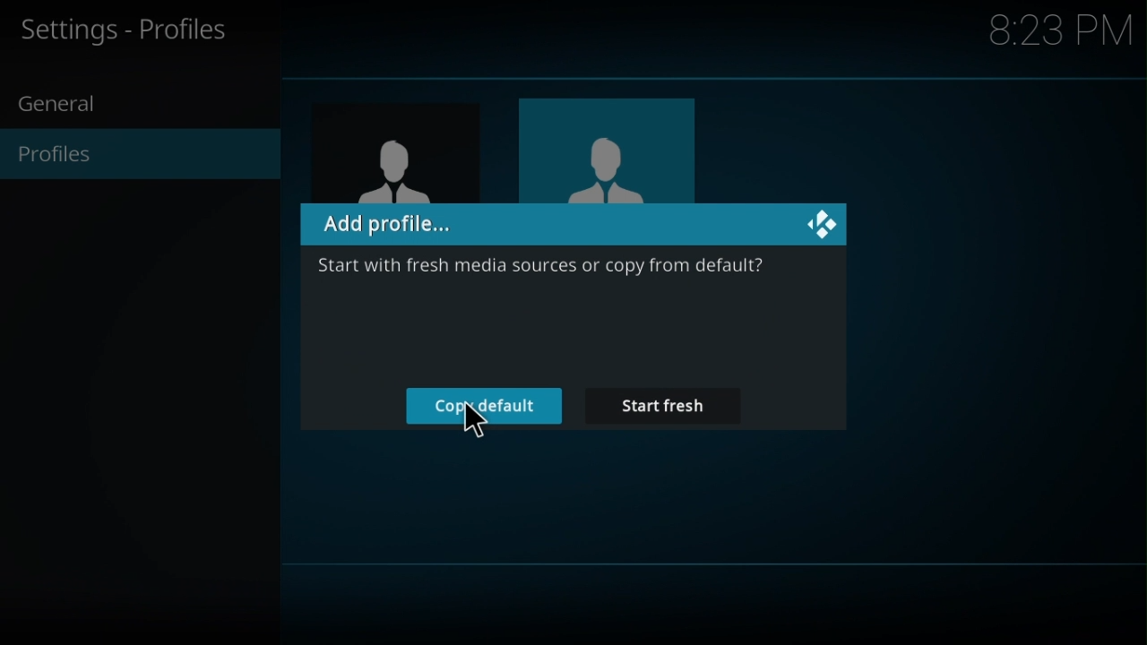 This screenshot has height=645, width=1147. What do you see at coordinates (573, 225) in the screenshot?
I see `add profile` at bounding box center [573, 225].